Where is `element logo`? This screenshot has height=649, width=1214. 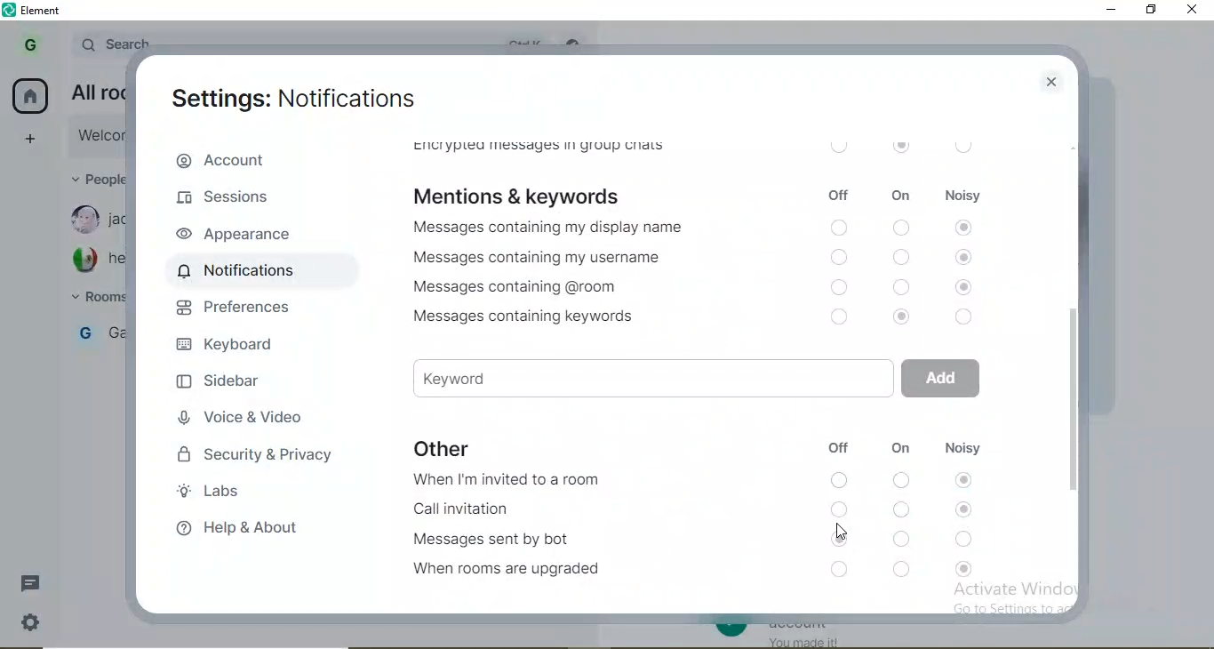
element logo is located at coordinates (10, 11).